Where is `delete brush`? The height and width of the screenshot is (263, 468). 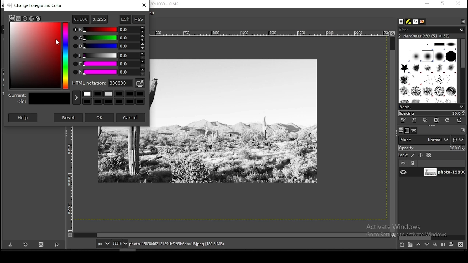
delete brush is located at coordinates (436, 121).